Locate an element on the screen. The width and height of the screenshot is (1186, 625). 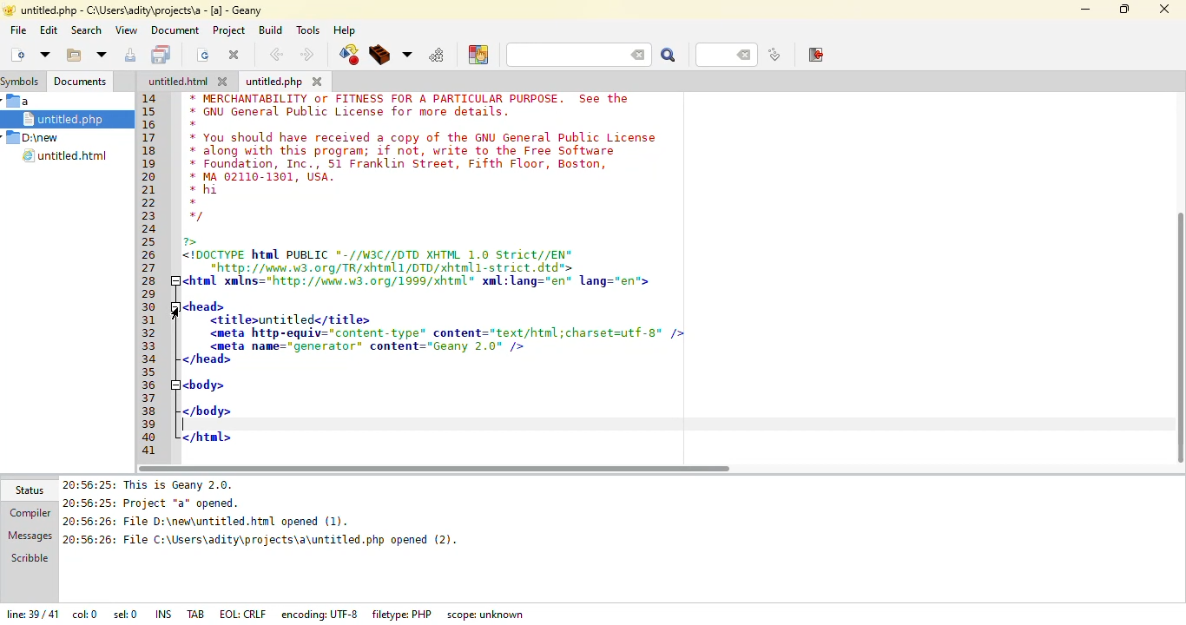
status is located at coordinates (31, 492).